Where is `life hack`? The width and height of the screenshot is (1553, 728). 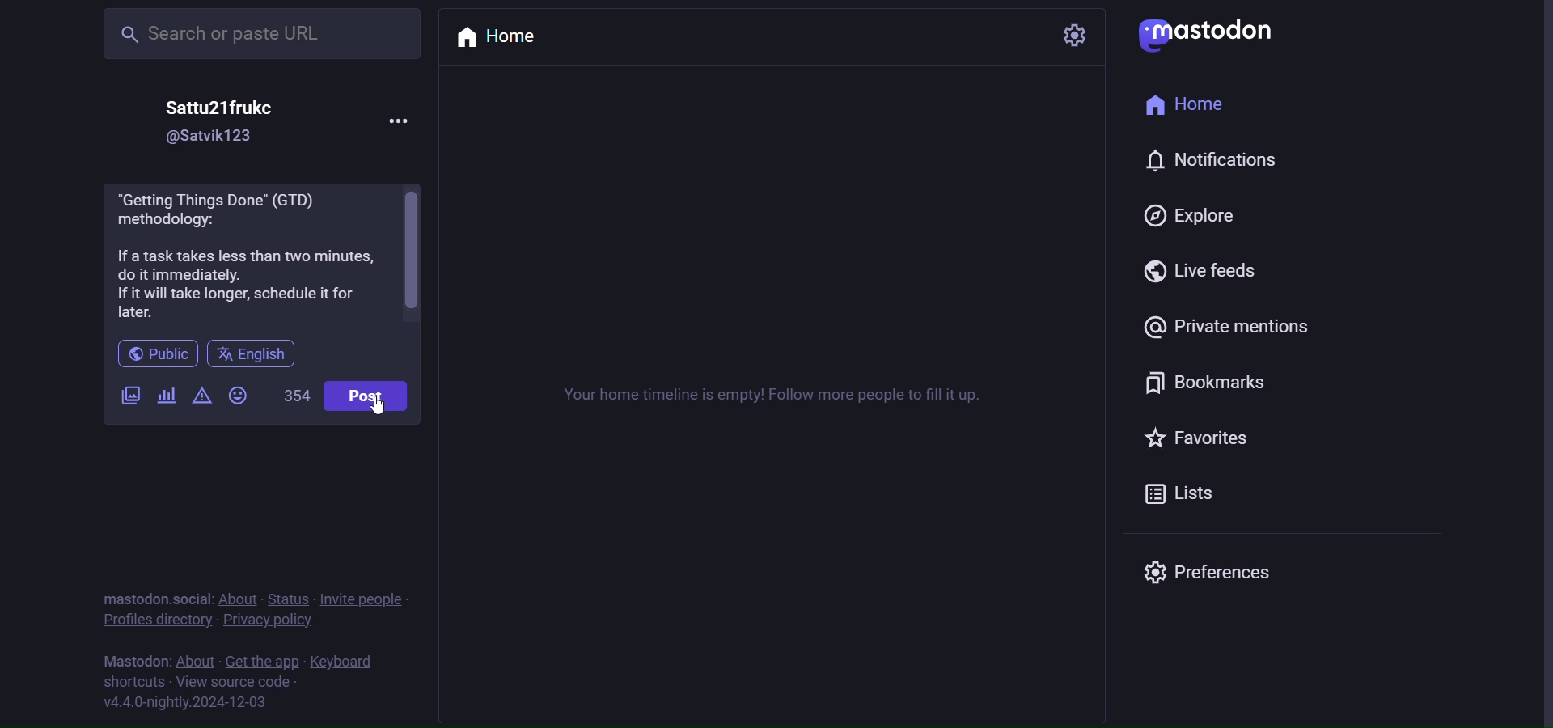
life hack is located at coordinates (246, 260).